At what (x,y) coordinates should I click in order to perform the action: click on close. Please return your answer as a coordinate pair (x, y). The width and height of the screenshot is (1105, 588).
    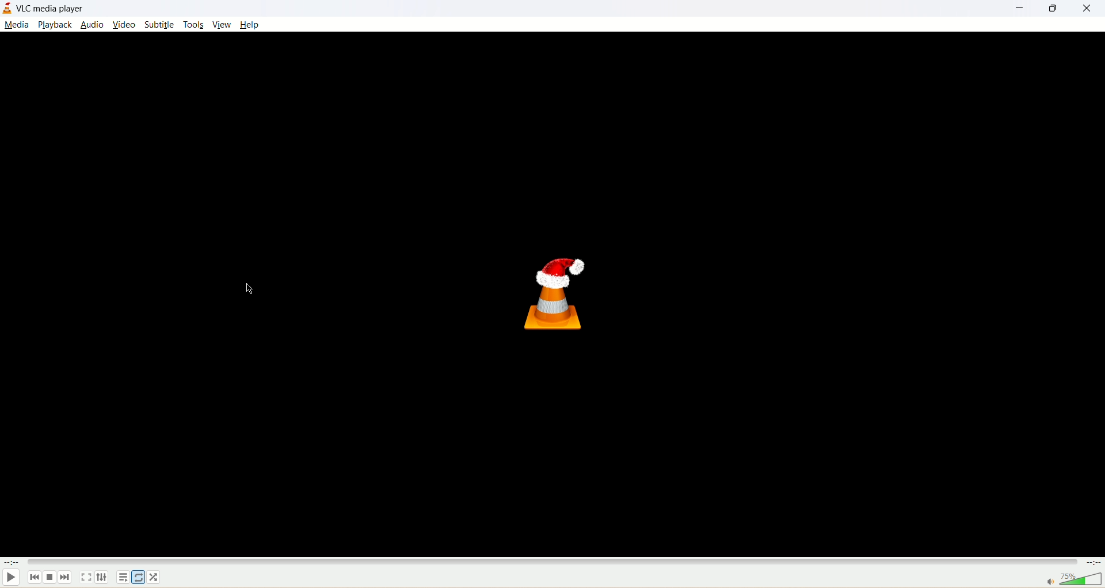
    Looking at the image, I should click on (1087, 9).